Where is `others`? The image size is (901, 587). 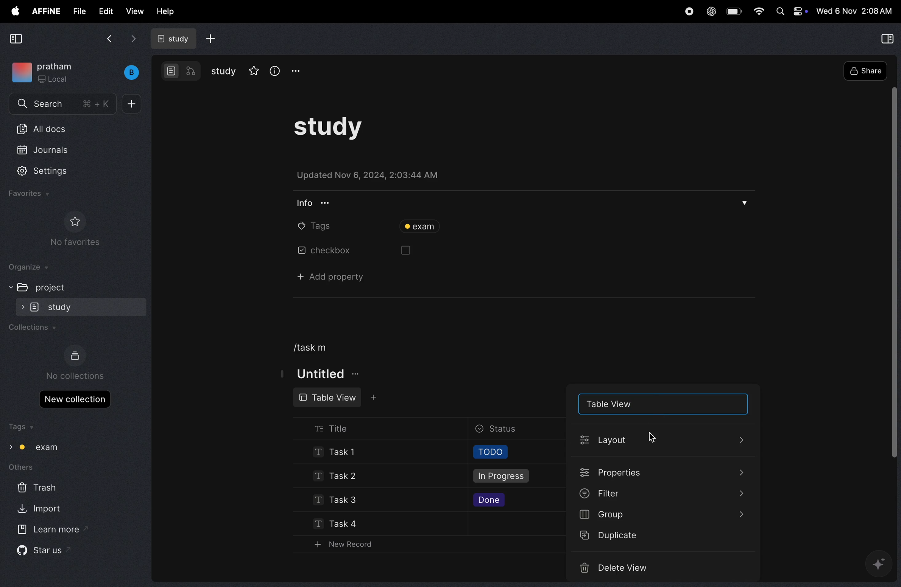 others is located at coordinates (46, 467).